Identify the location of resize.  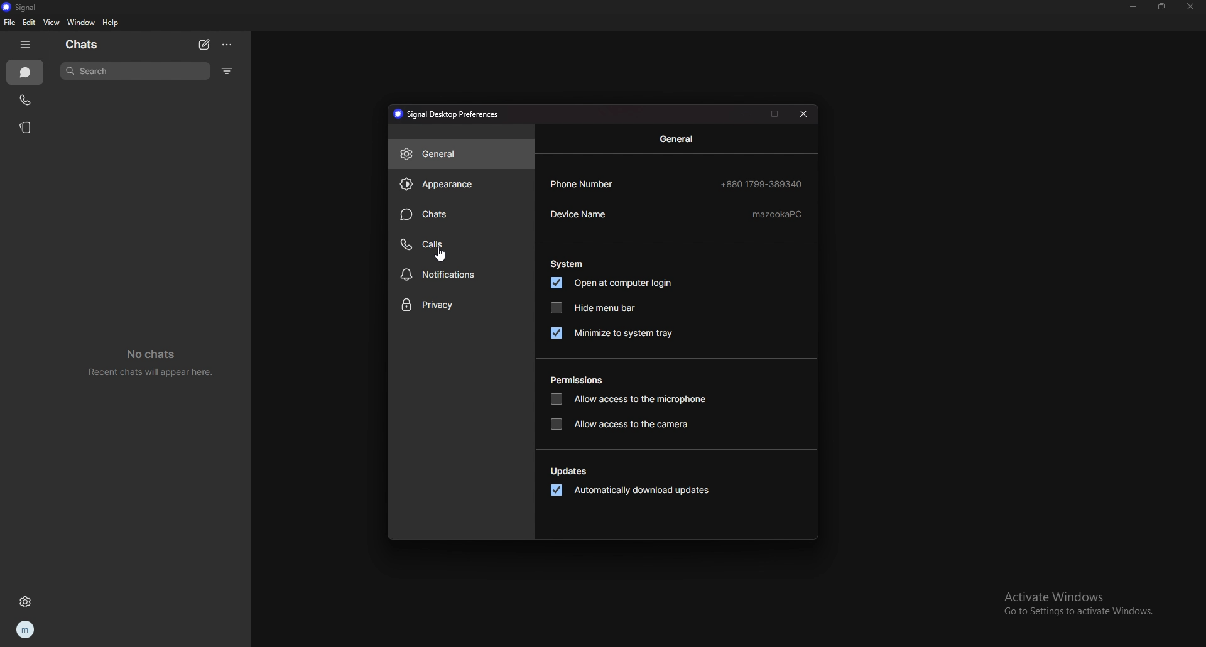
(1162, 6).